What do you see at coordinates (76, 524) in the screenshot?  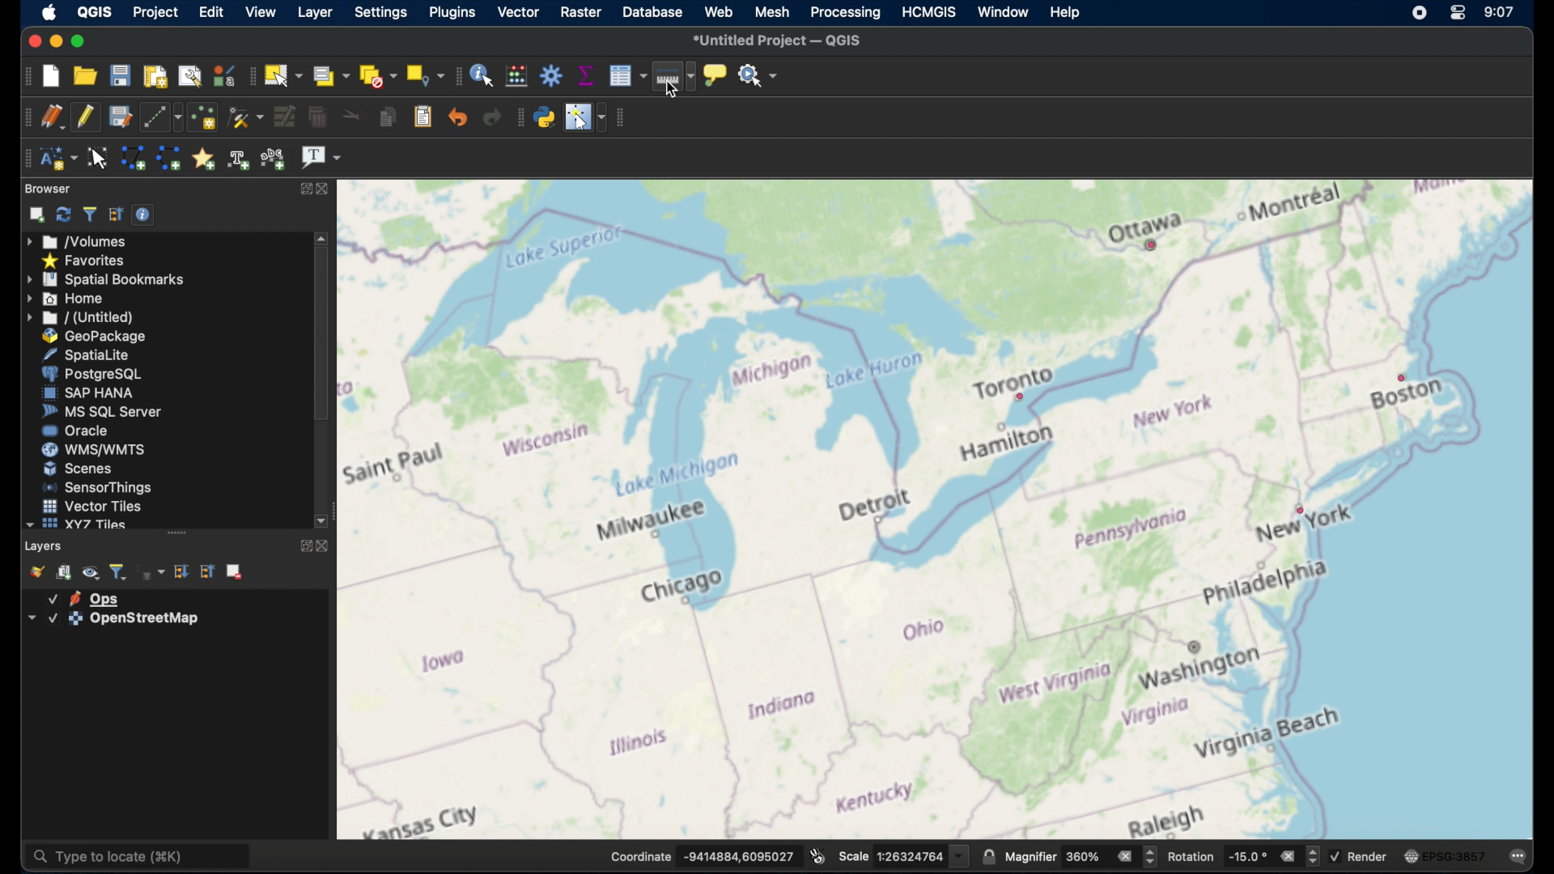 I see `xyzzy tiles` at bounding box center [76, 524].